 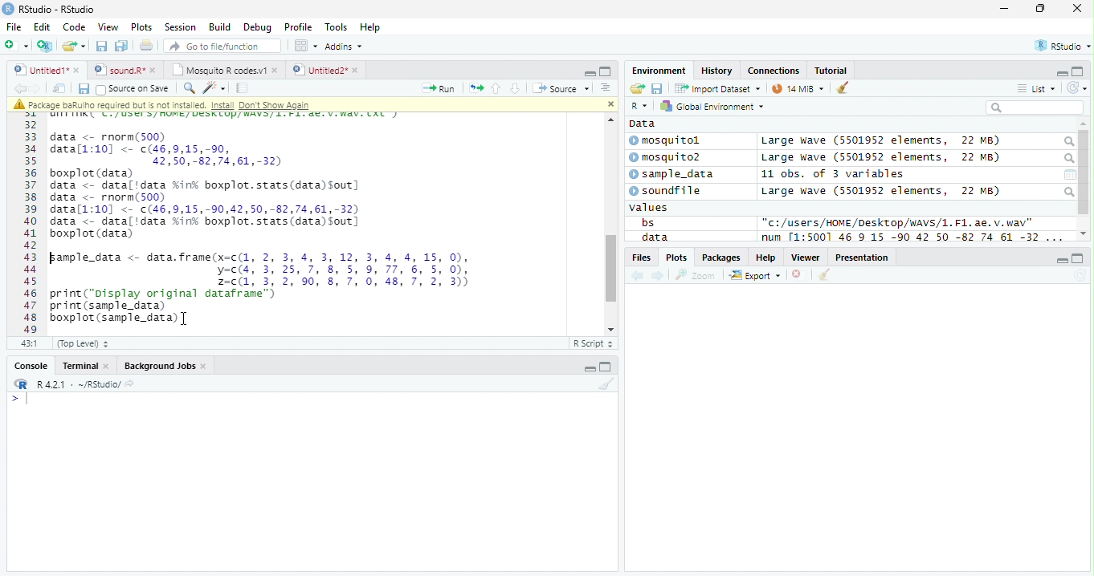 I want to click on code tools, so click(x=214, y=88).